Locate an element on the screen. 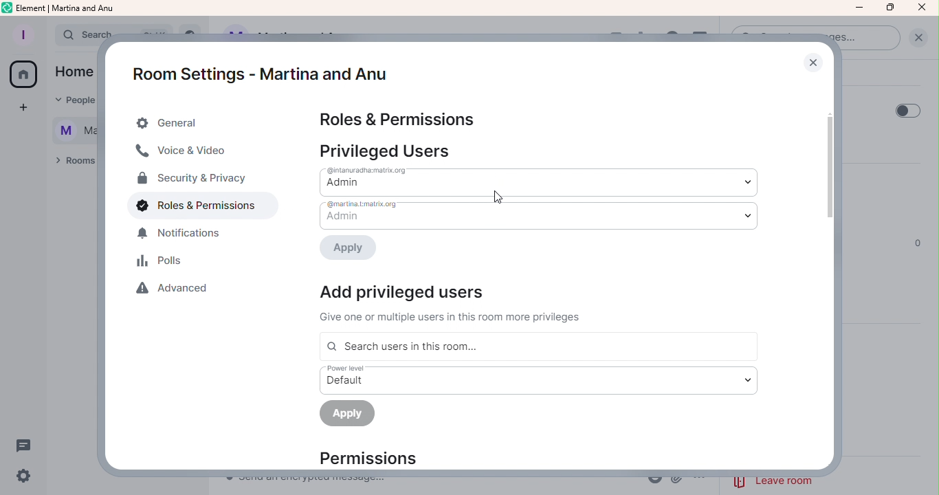 The width and height of the screenshot is (939, 495). People is located at coordinates (74, 101).